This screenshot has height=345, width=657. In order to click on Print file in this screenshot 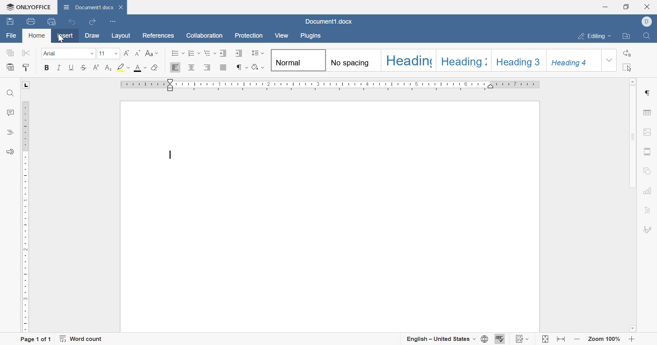, I will do `click(30, 21)`.